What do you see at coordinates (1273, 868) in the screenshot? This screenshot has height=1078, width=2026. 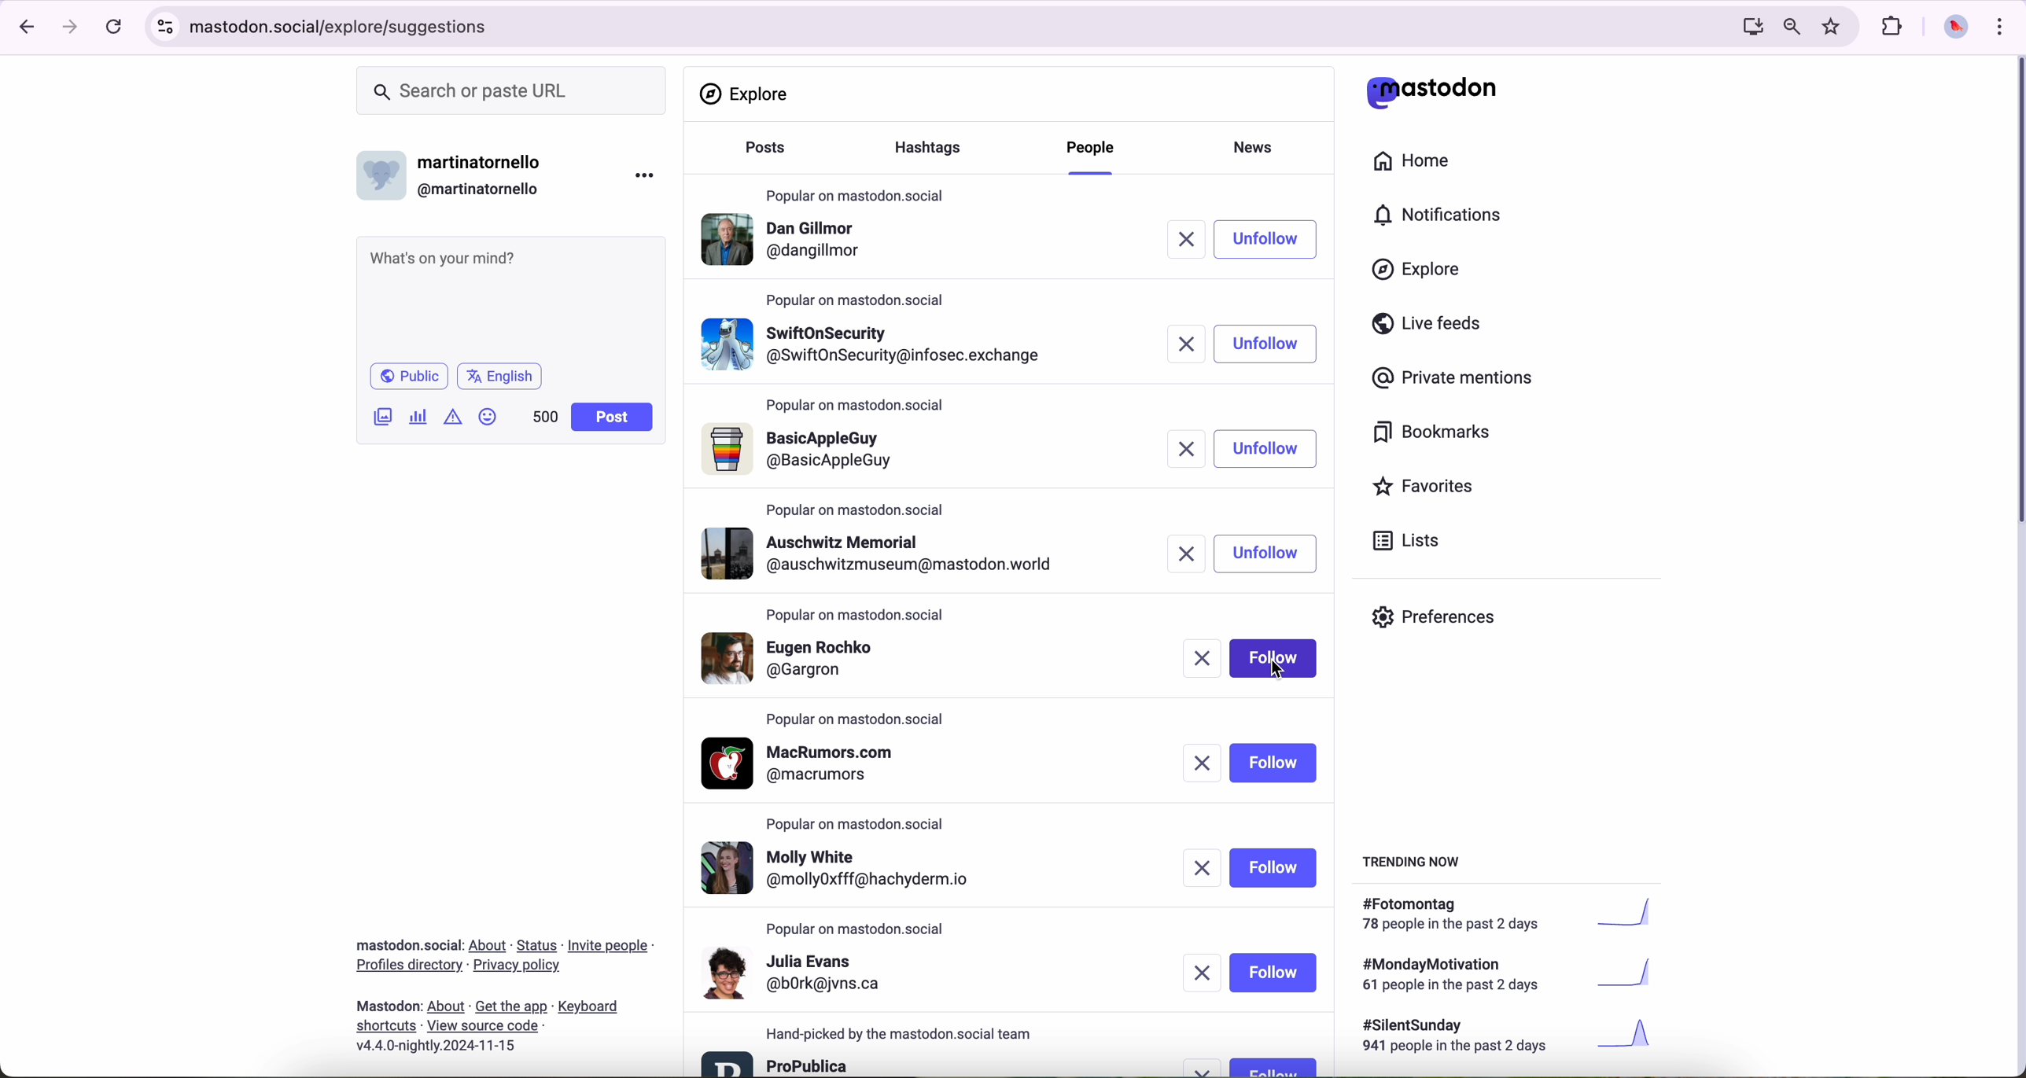 I see `follow button` at bounding box center [1273, 868].